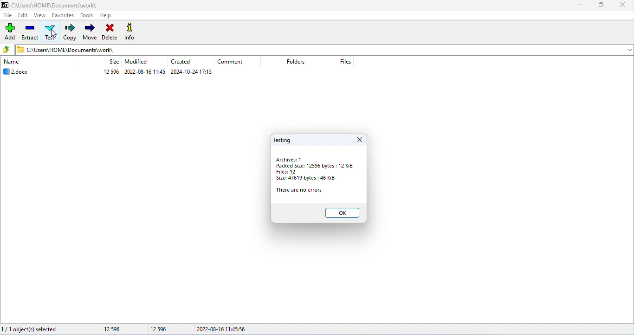  What do you see at coordinates (63, 15) in the screenshot?
I see `favorite` at bounding box center [63, 15].